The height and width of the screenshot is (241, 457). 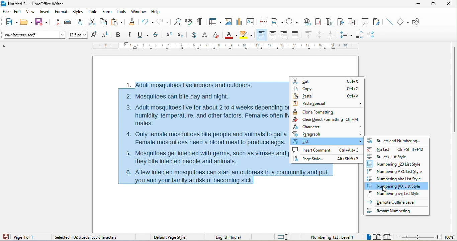 I want to click on numbering 123 list style, so click(x=397, y=164).